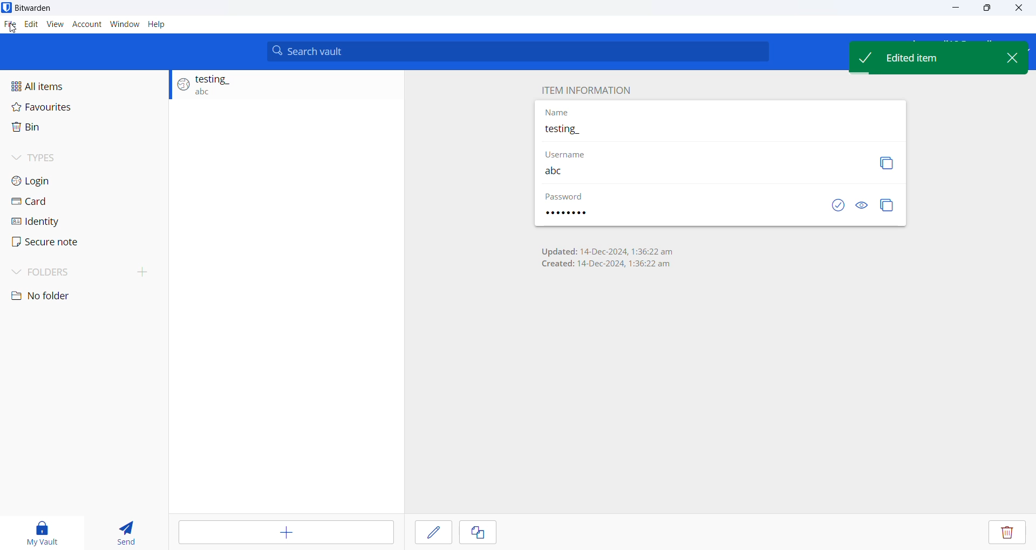 This screenshot has width=1036, height=550. What do you see at coordinates (67, 221) in the screenshot?
I see `Identity` at bounding box center [67, 221].